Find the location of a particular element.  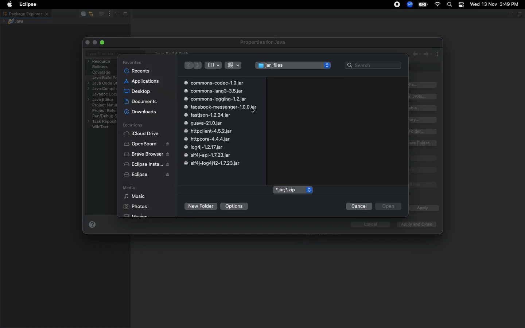

commons-codec-1.9.jar commons-lang3-3.5.jar commons-logging-1.2.jar facebook-messenger-1.0.0.jar fastjson-1.2.24.jar guava-21.0.jar httpclient-4.5.2.jar httpcore-4.4.4.jar log4j-1.2.17.jar slf4j-api-1.7.23.jar slf4j-log4j12-1.7.23.jar is located at coordinates (220, 123).